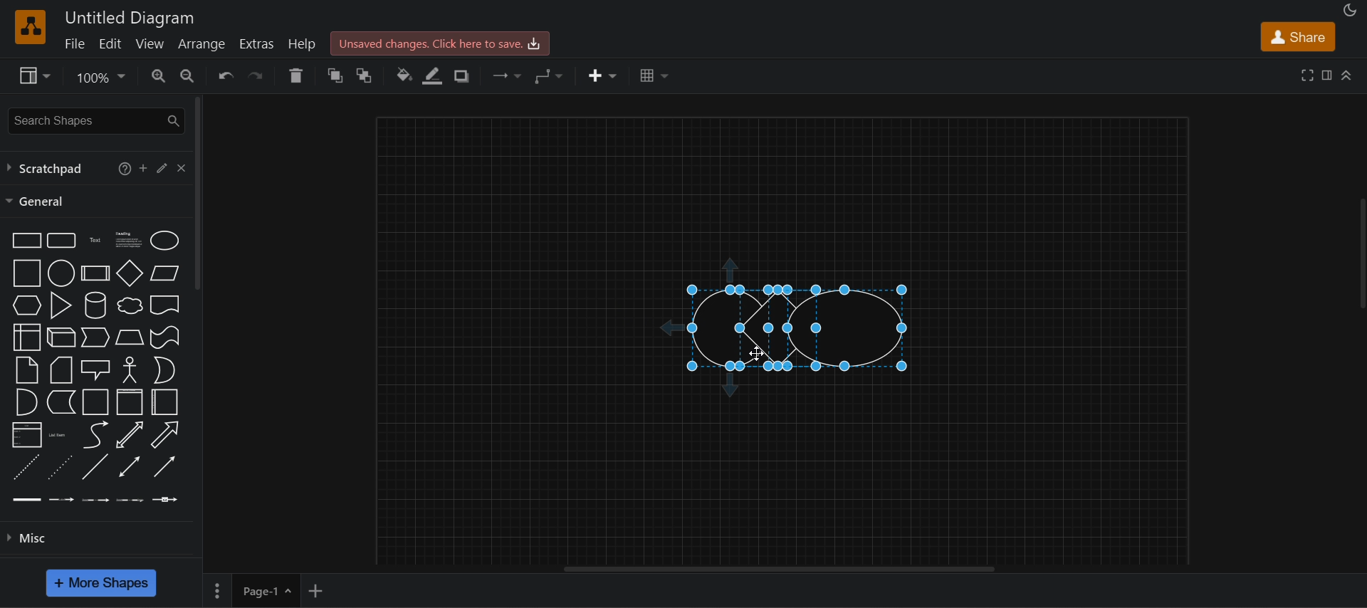  Describe the element at coordinates (1329, 78) in the screenshot. I see `format` at that location.